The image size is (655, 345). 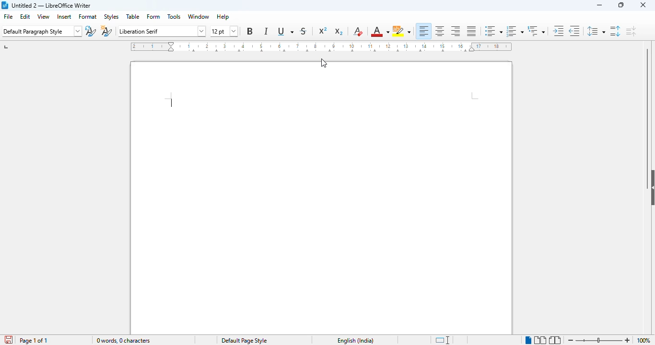 I want to click on page margin increased, so click(x=476, y=96).